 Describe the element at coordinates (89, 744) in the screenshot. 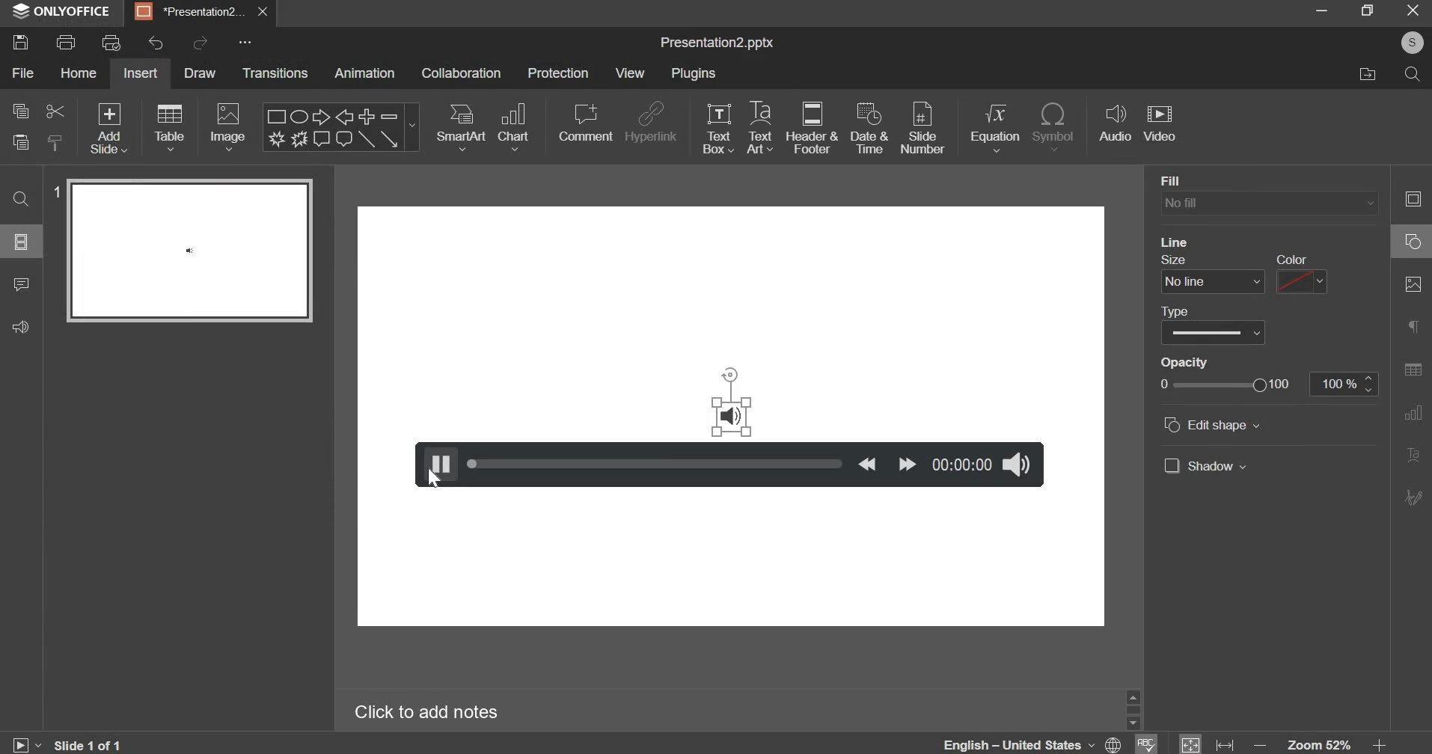

I see `active slide out of total slides` at that location.